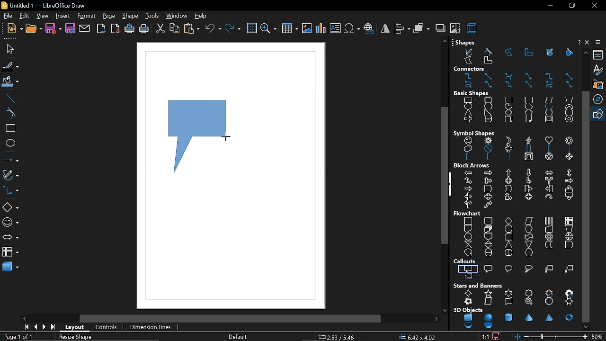 The width and height of the screenshot is (606, 341). Describe the element at coordinates (570, 292) in the screenshot. I see `24 point star` at that location.